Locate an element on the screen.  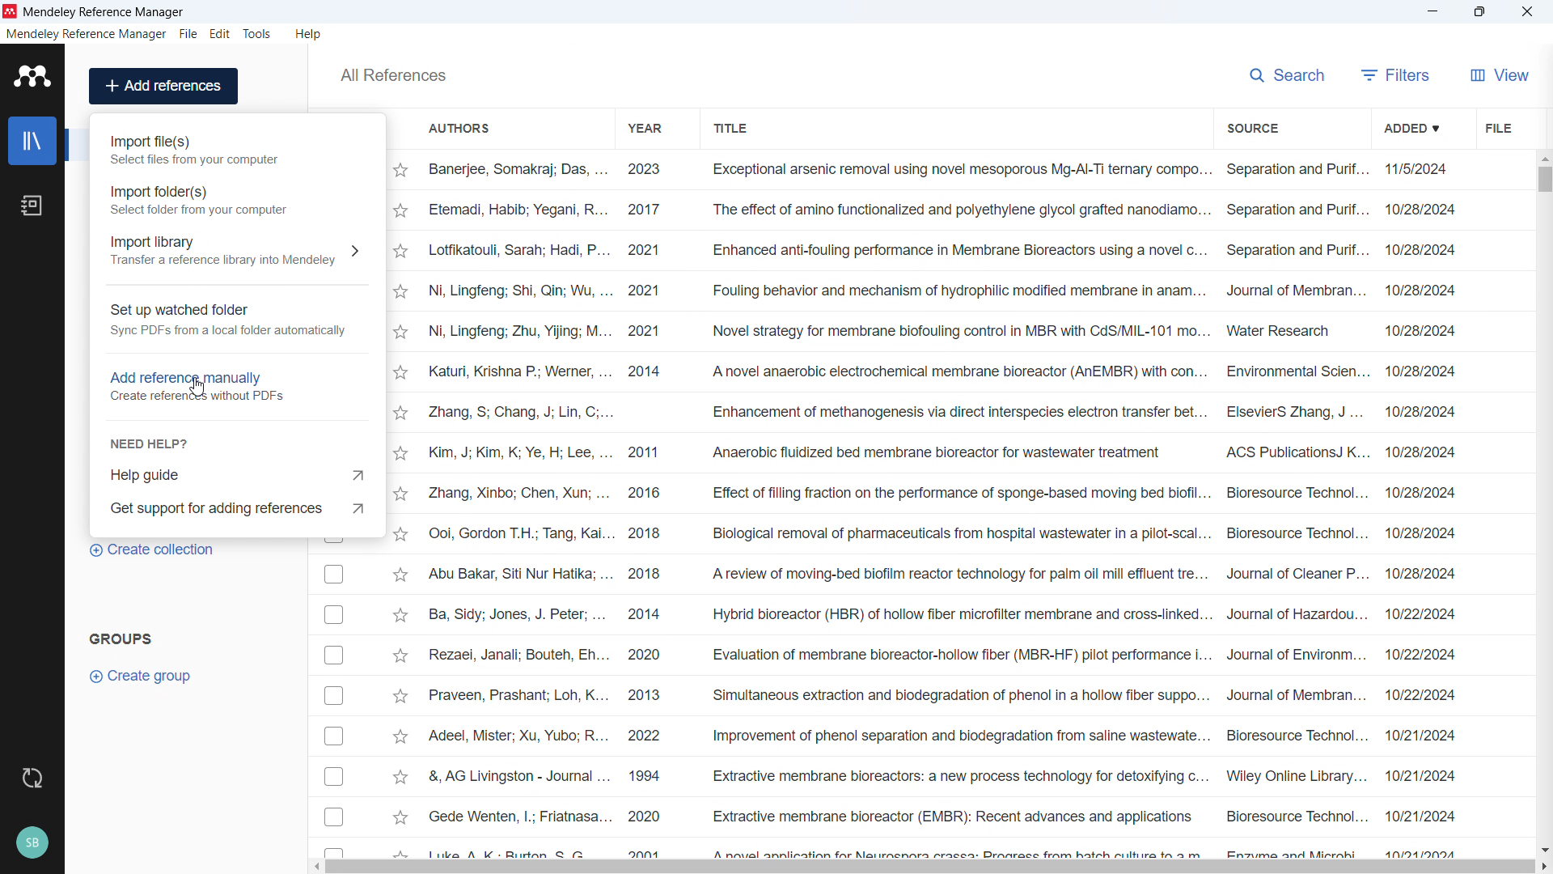
Sort by title  is located at coordinates (733, 126).